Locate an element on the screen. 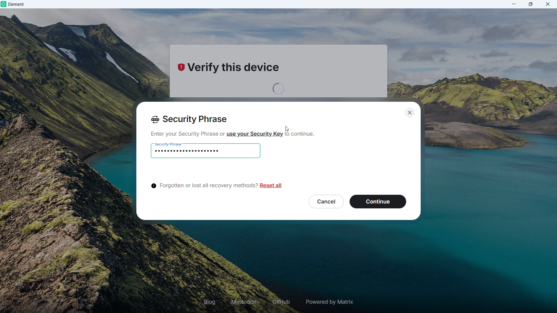 Image resolution: width=557 pixels, height=313 pixels. maximize is located at coordinates (531, 4).